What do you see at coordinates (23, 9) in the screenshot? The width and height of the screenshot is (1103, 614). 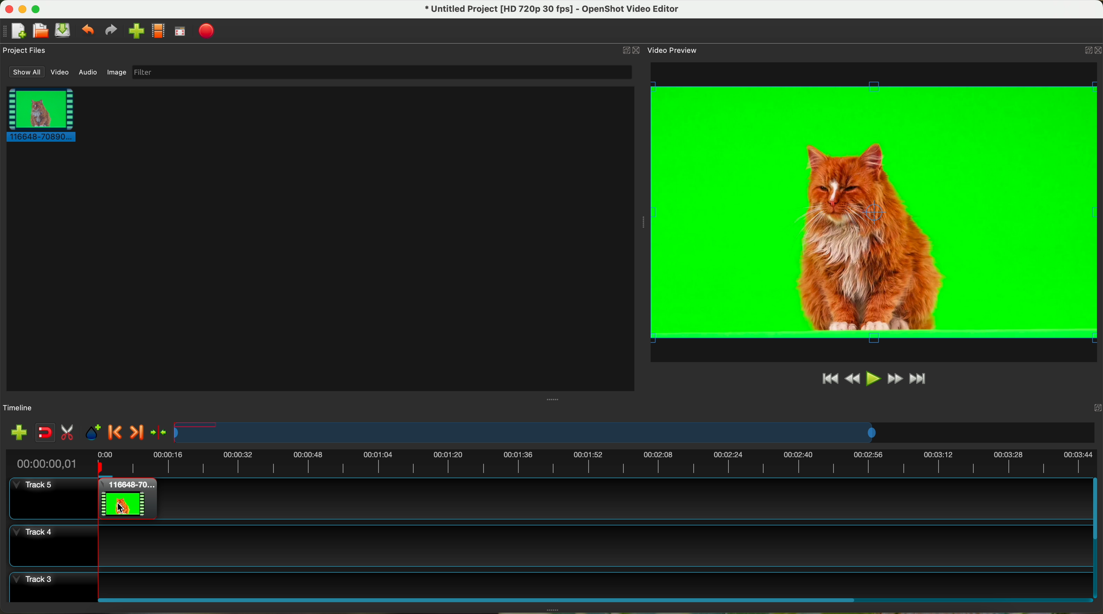 I see `minimize program` at bounding box center [23, 9].